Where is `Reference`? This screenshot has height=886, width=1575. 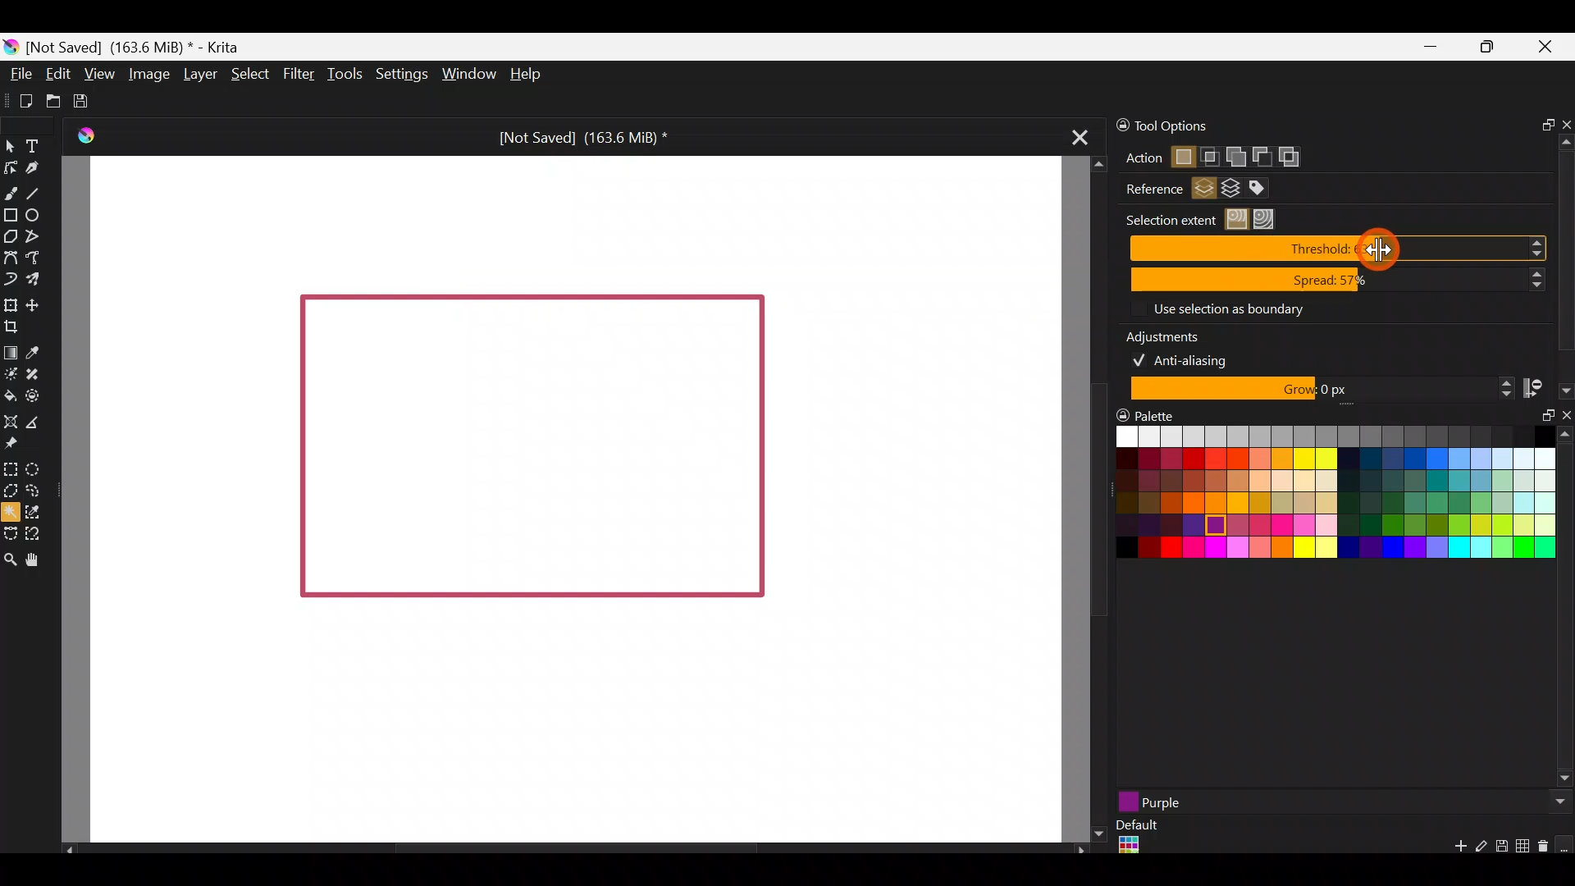
Reference is located at coordinates (1148, 190).